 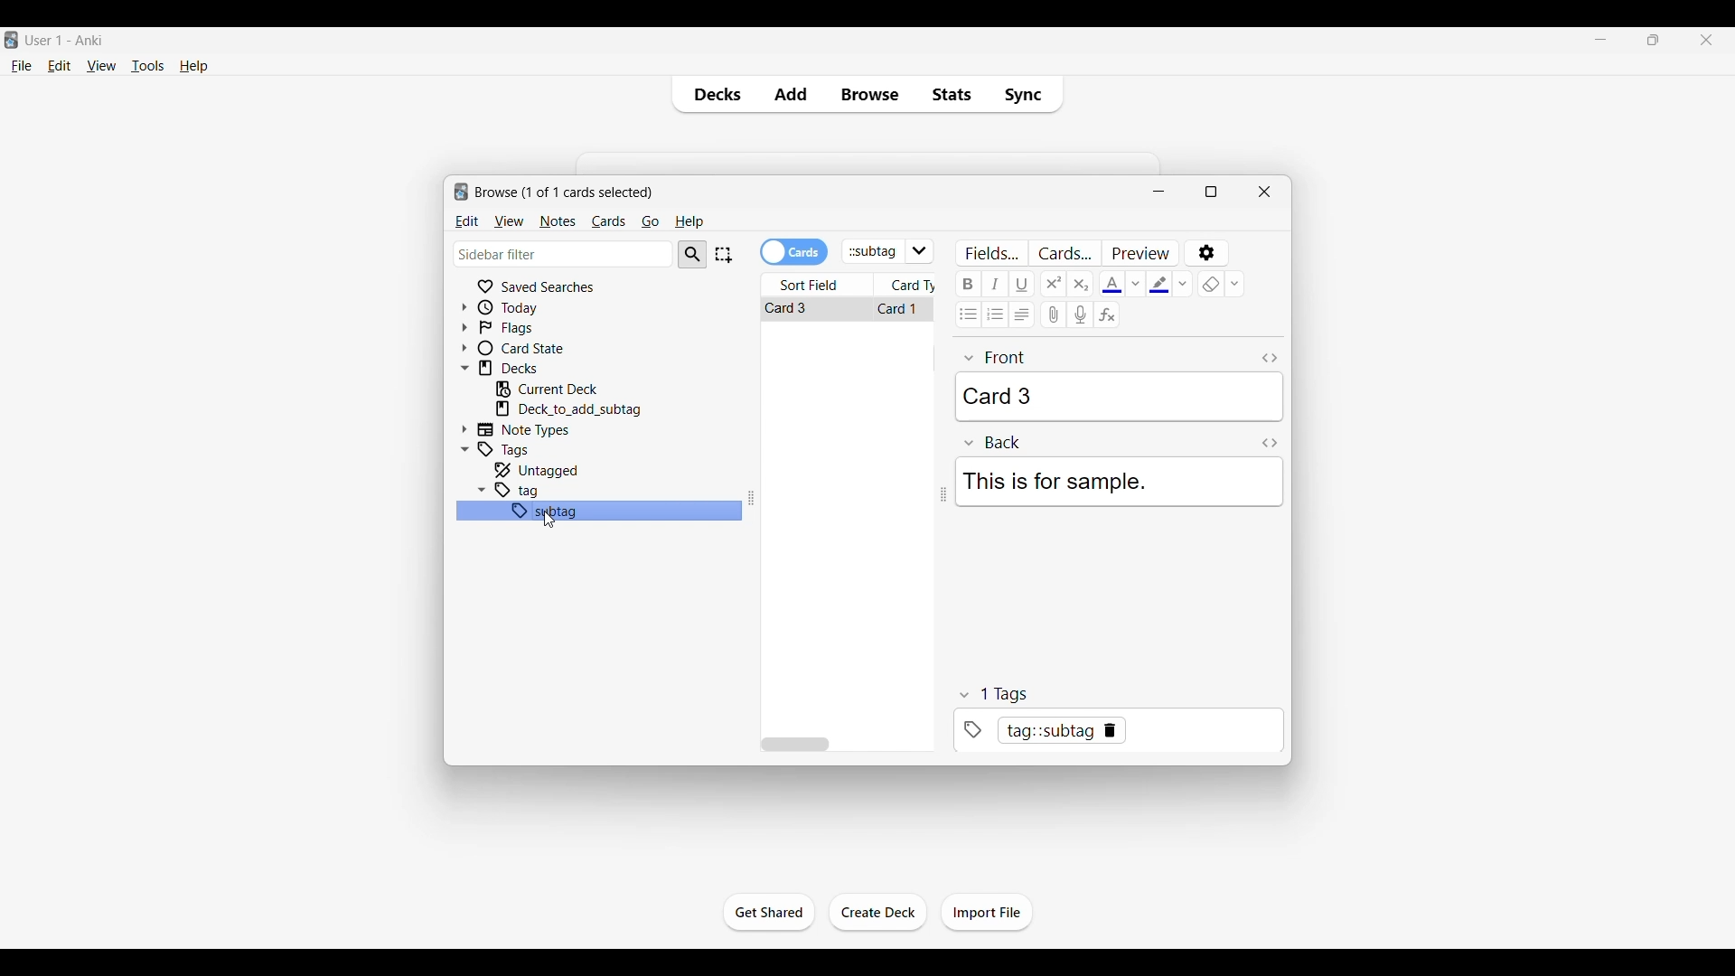 What do you see at coordinates (996, 358) in the screenshot?
I see `front` at bounding box center [996, 358].